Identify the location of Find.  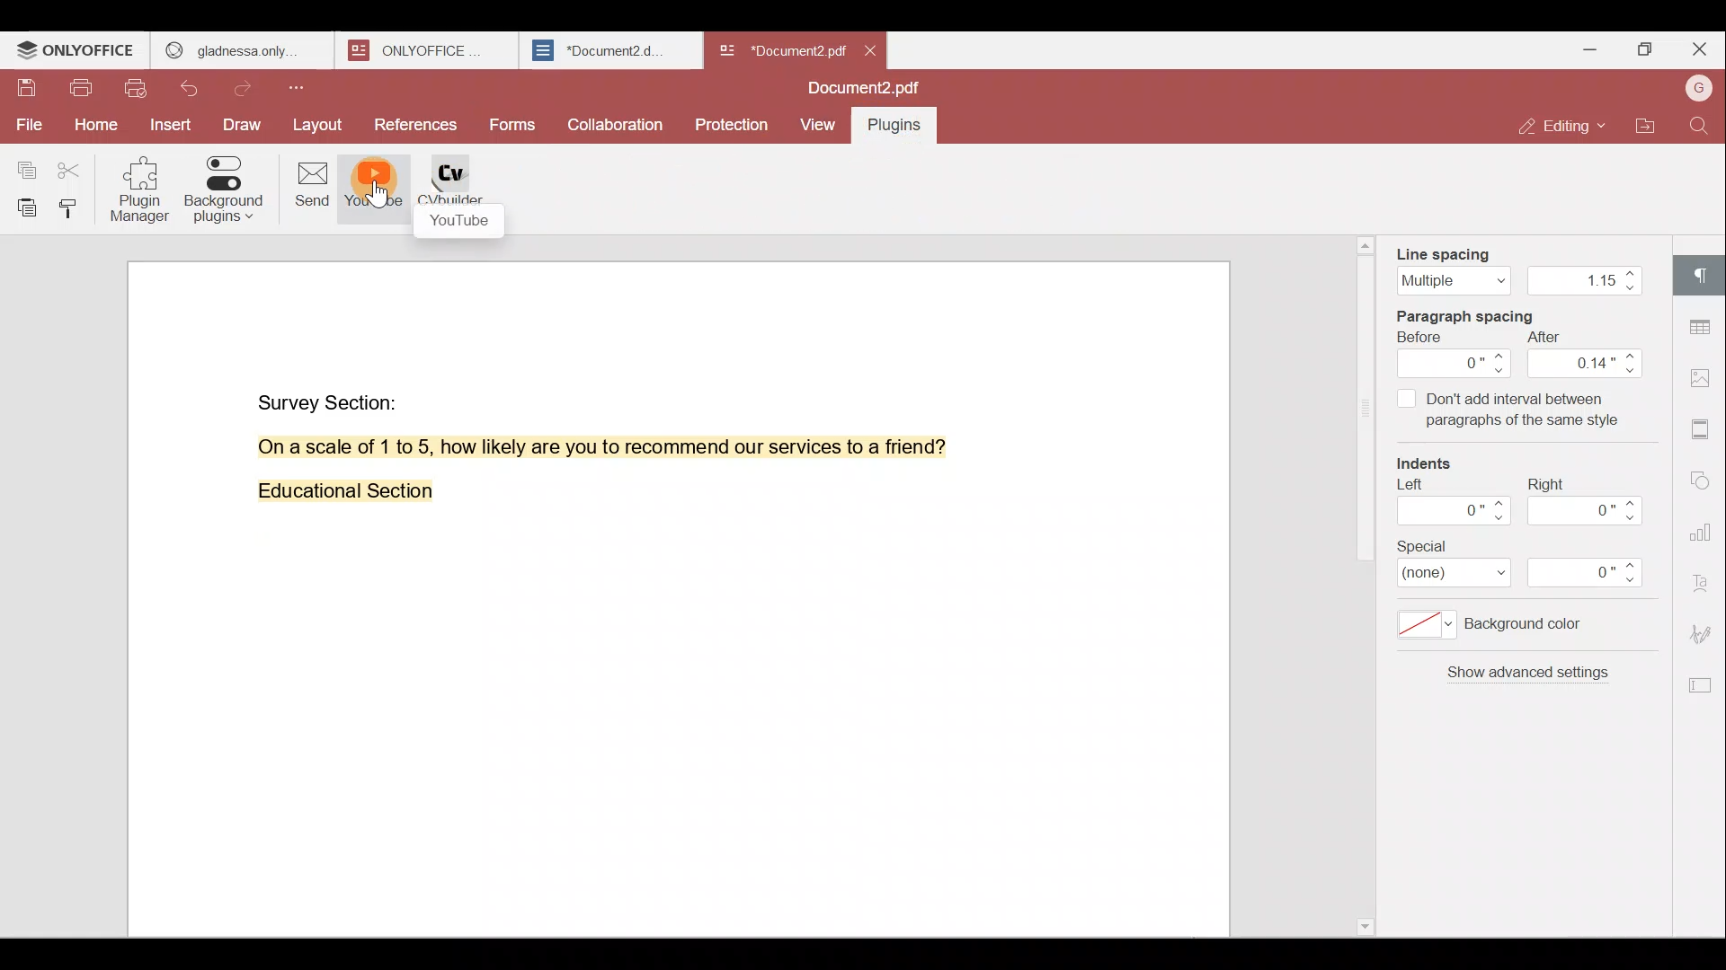
(1703, 126).